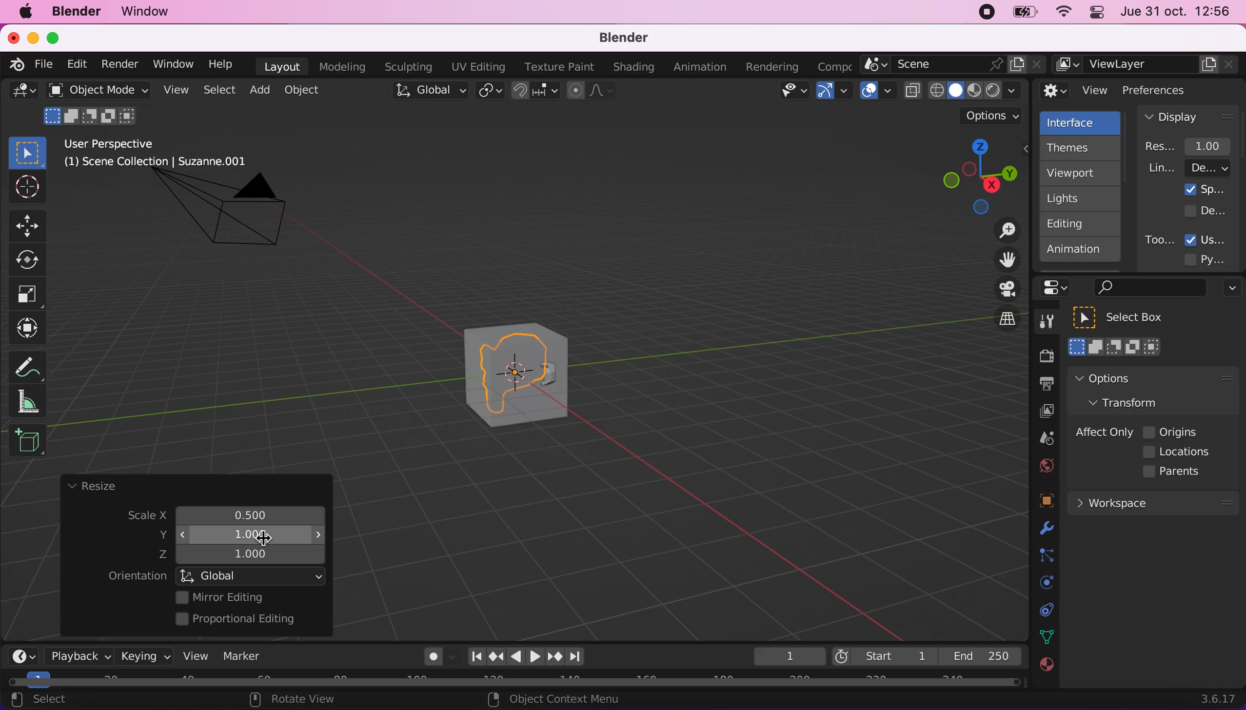  Describe the element at coordinates (233, 218) in the screenshot. I see `camera` at that location.